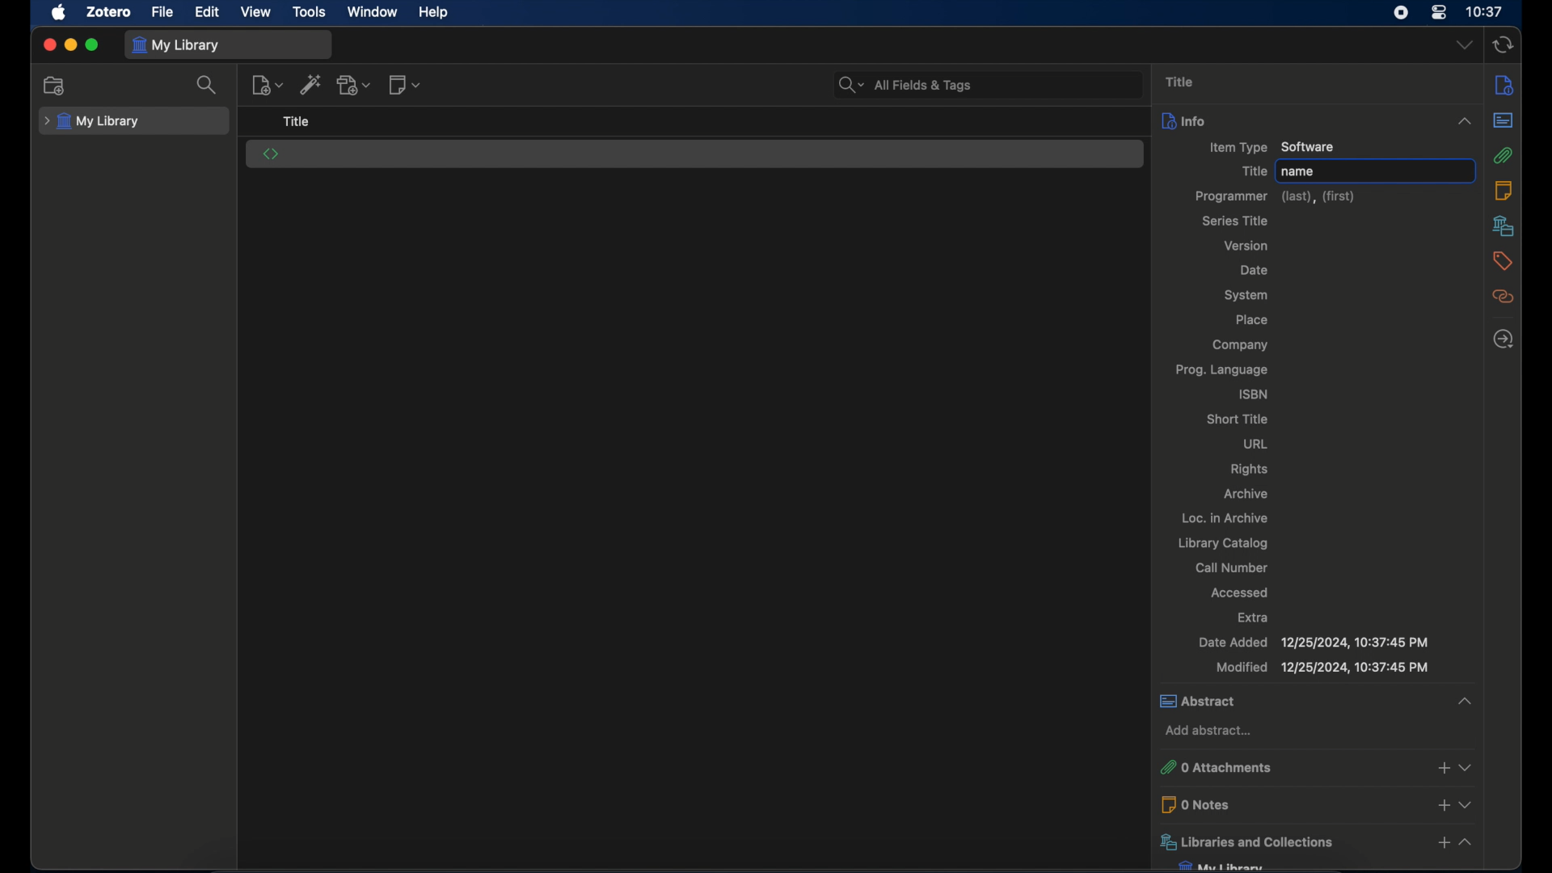 This screenshot has height=873, width=1552. Describe the element at coordinates (1255, 392) in the screenshot. I see `isbn` at that location.